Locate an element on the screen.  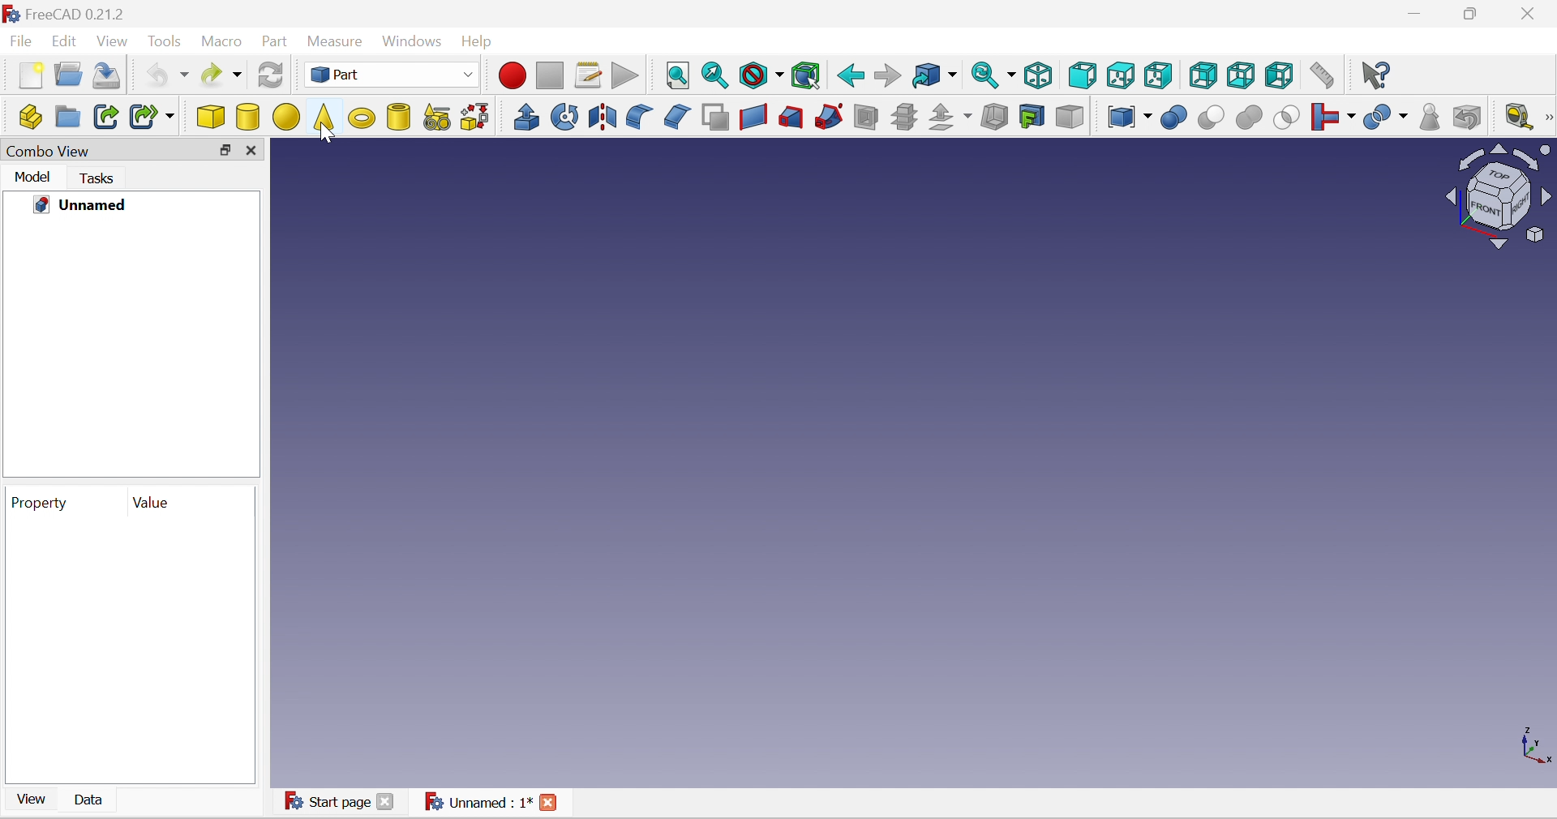
Check geometry is located at coordinates (1430, 118).